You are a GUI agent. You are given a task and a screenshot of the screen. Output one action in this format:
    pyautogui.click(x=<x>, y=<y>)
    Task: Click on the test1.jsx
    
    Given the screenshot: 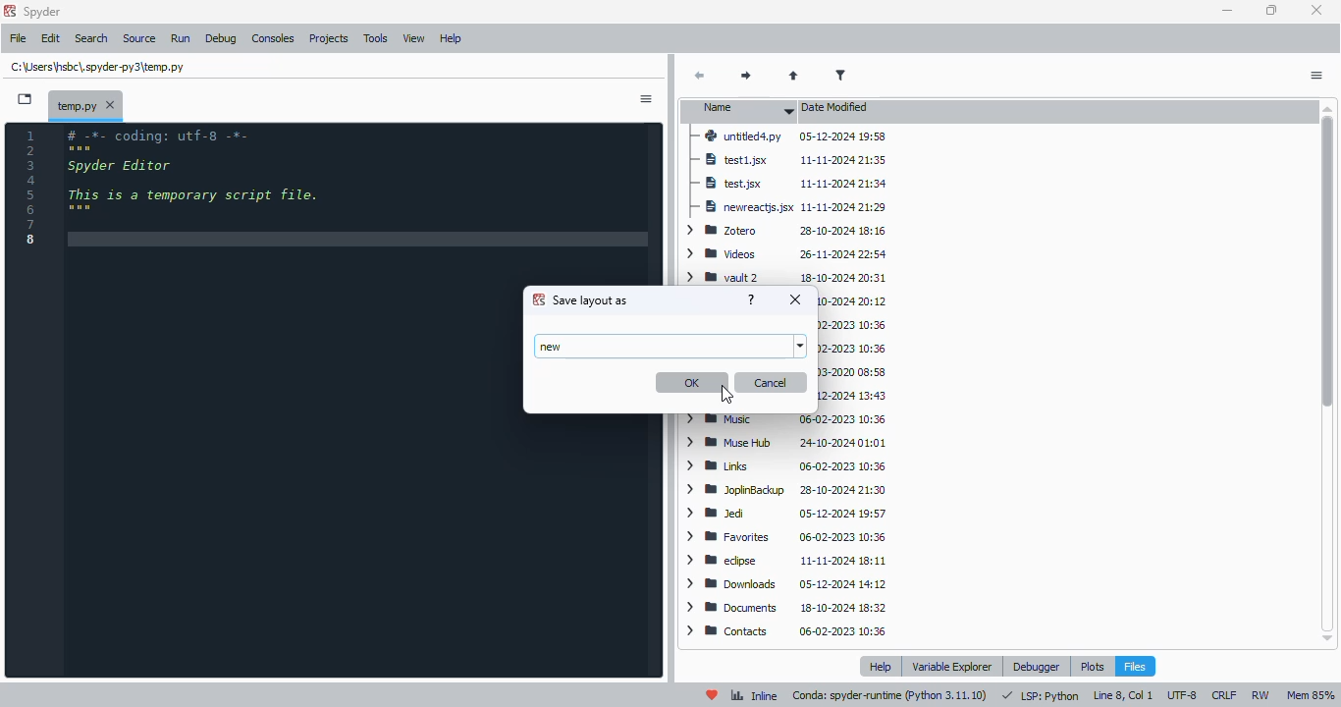 What is the action you would take?
    pyautogui.click(x=790, y=160)
    